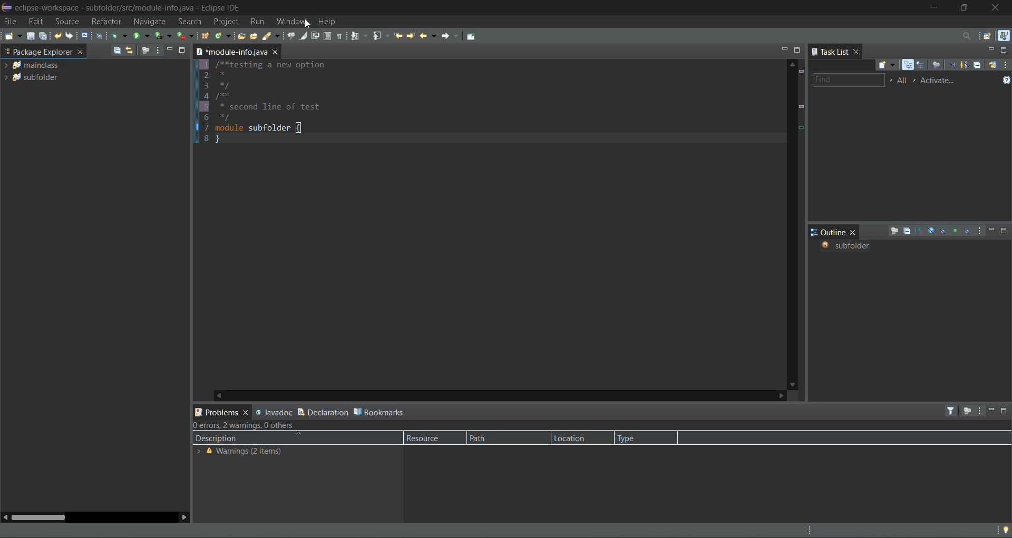 The width and height of the screenshot is (1012, 538). Describe the element at coordinates (1003, 529) in the screenshot. I see `tip of the day` at that location.